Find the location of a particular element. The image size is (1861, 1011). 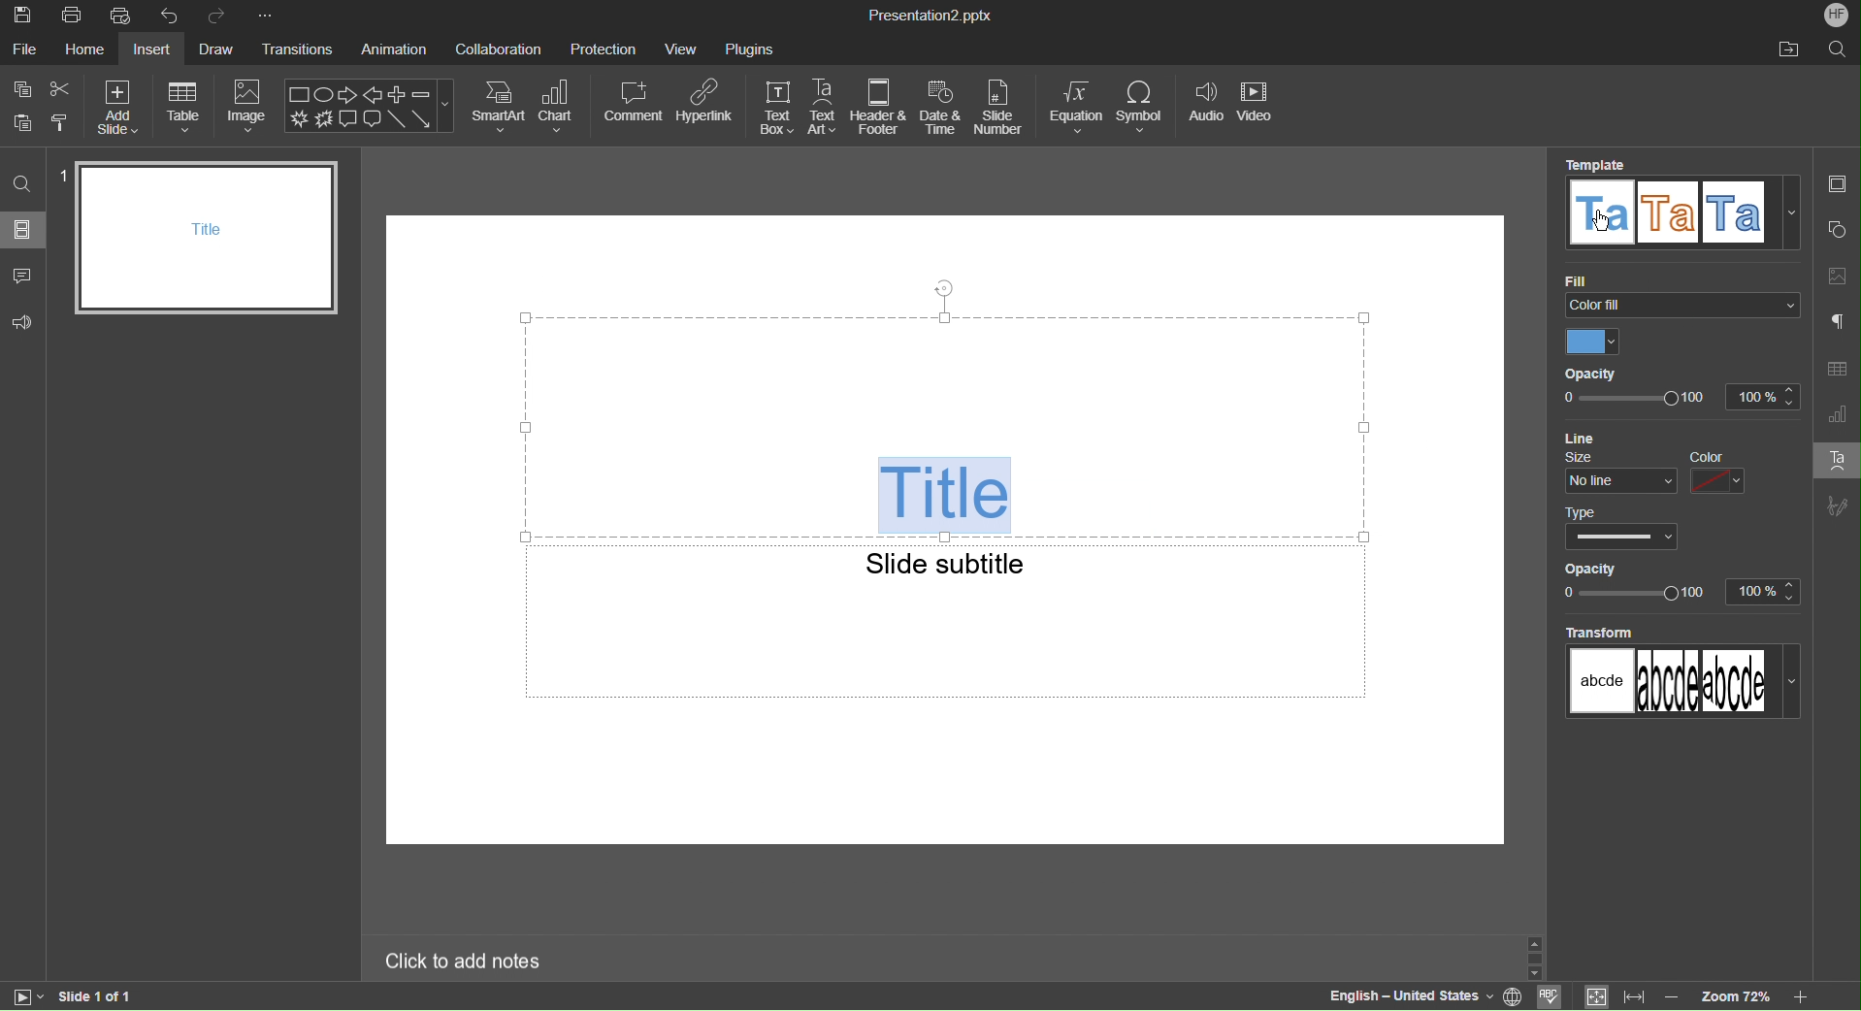

Color is located at coordinates (1735, 473).